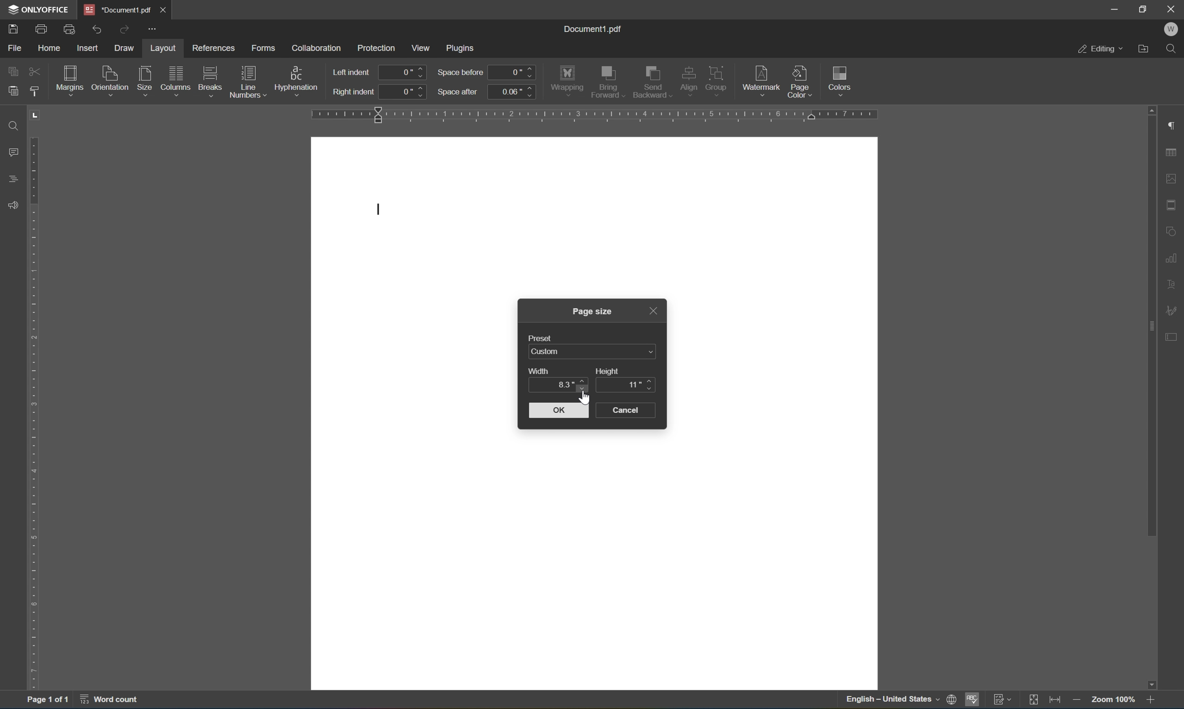 The width and height of the screenshot is (1184, 709). Describe the element at coordinates (11, 205) in the screenshot. I see `feedback & support` at that location.